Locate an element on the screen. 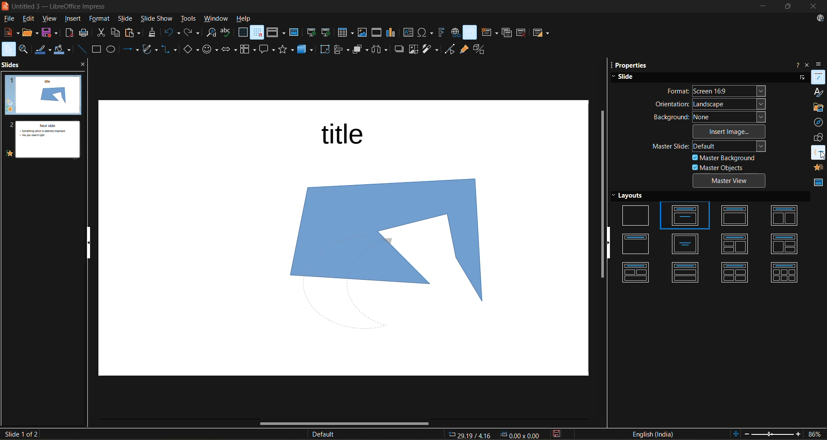  zoom factor is located at coordinates (814, 434).